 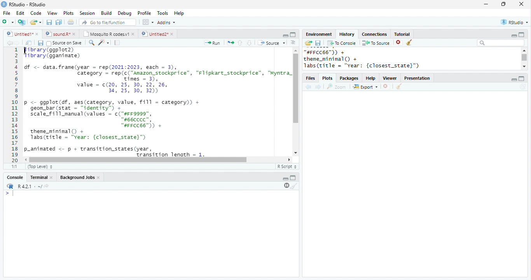 I want to click on Debug, so click(x=125, y=14).